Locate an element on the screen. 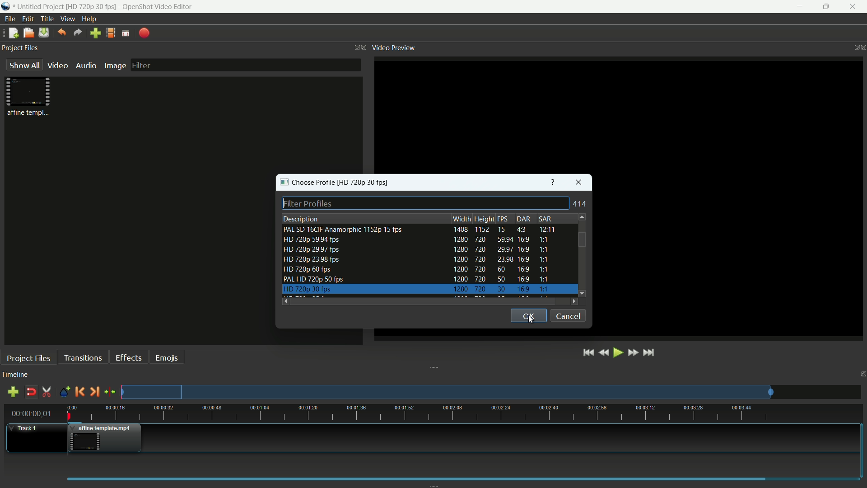  timeline is located at coordinates (16, 375).